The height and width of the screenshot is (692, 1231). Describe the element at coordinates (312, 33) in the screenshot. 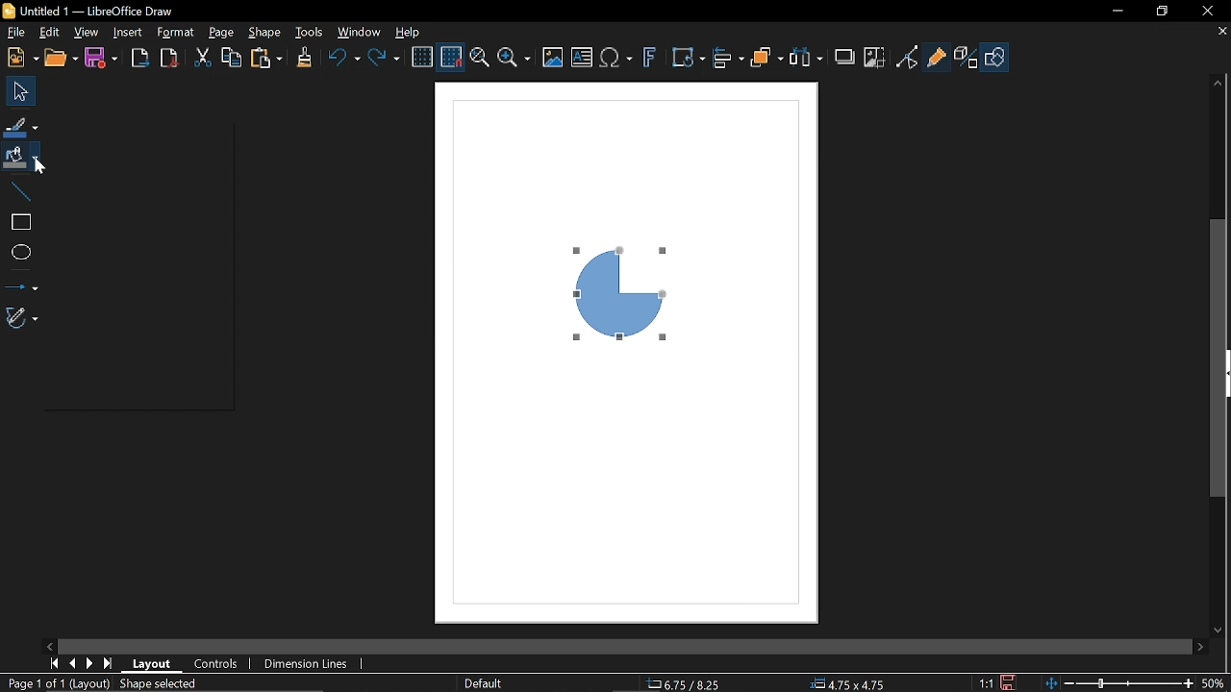

I see `Tools` at that location.